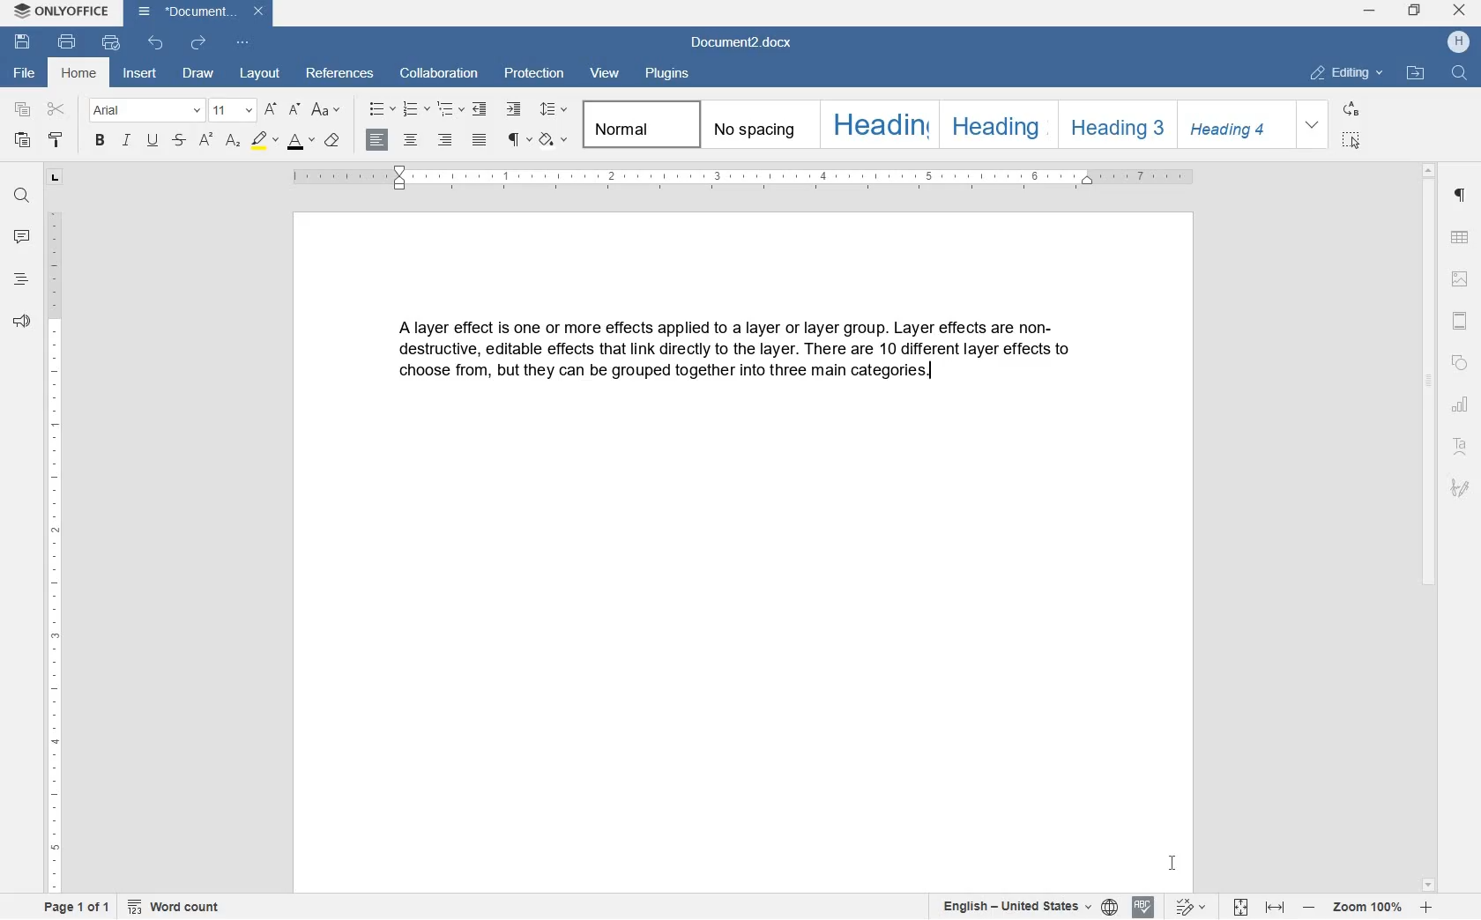  What do you see at coordinates (637, 124) in the screenshot?
I see `NORMAL` at bounding box center [637, 124].